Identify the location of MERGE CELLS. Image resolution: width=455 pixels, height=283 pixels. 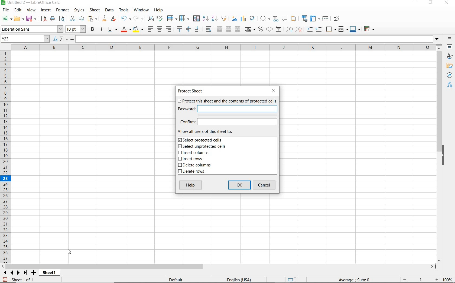
(229, 29).